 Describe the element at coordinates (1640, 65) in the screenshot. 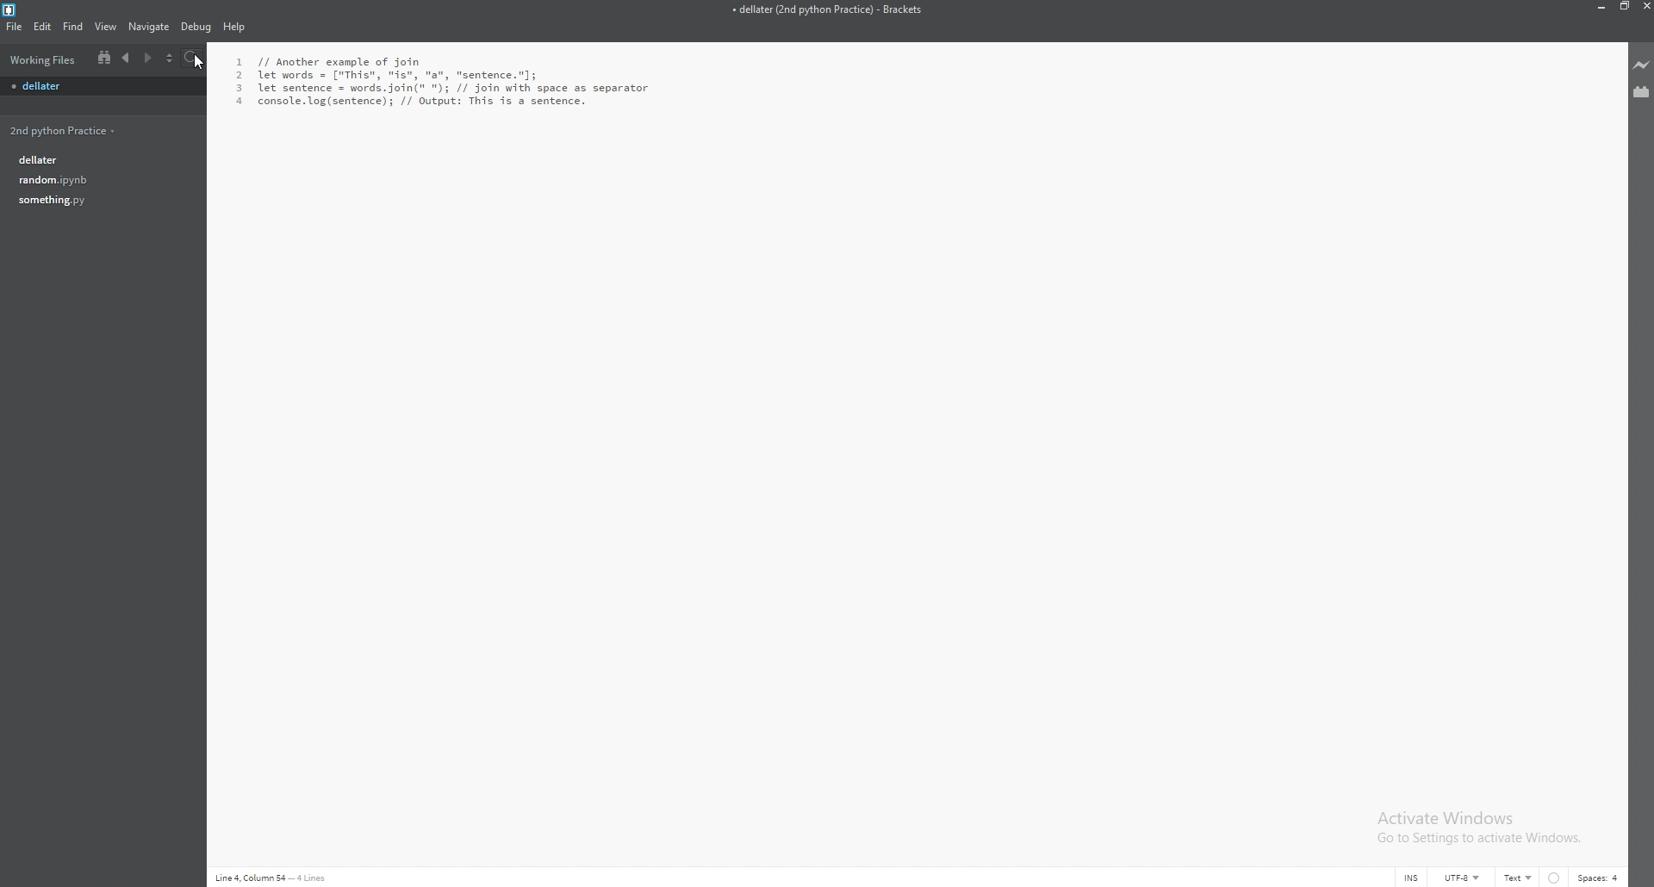

I see `live preview` at that location.